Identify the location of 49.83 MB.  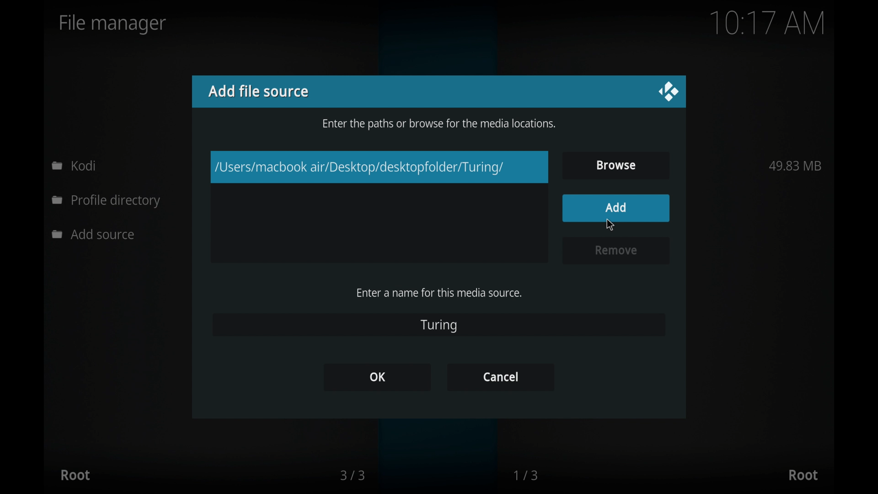
(795, 166).